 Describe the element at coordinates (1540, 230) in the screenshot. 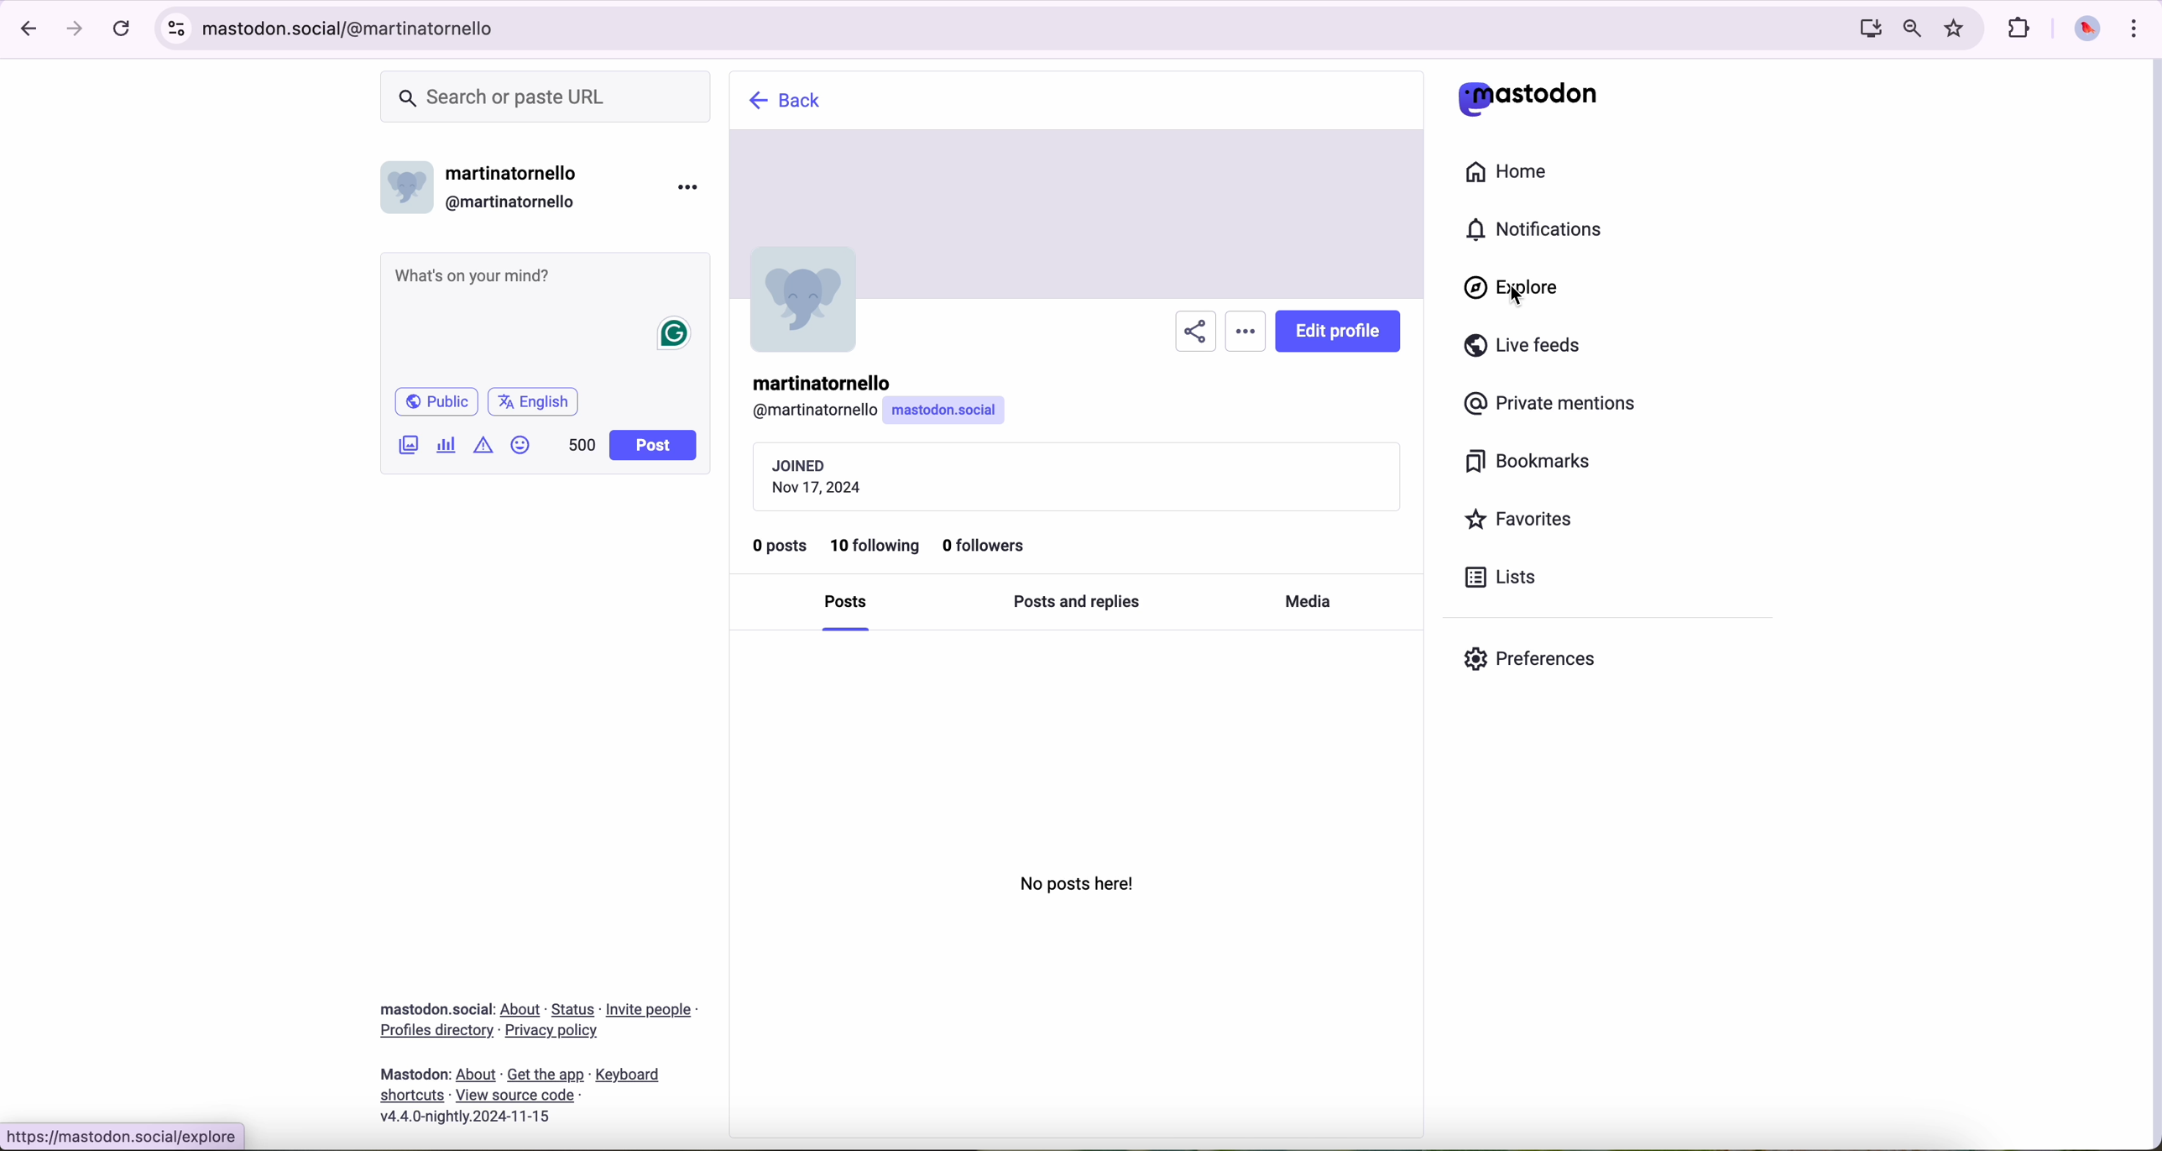

I see `notifications` at that location.